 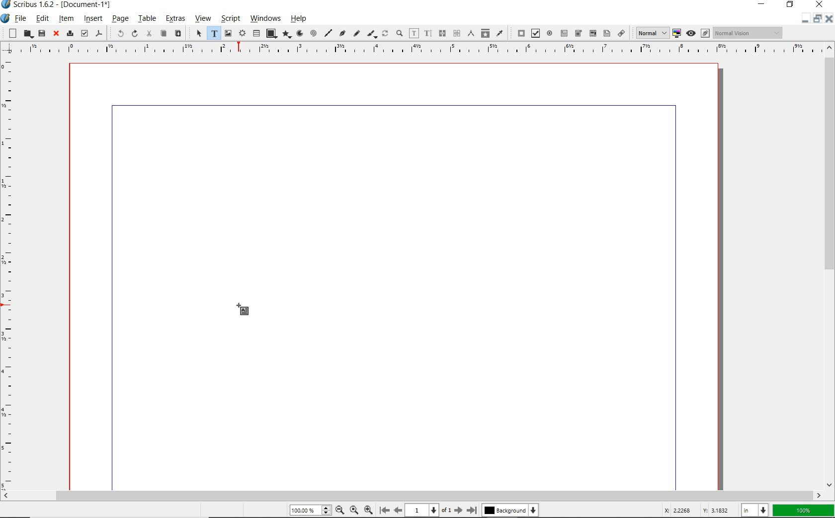 I want to click on calligraphic line, so click(x=372, y=34).